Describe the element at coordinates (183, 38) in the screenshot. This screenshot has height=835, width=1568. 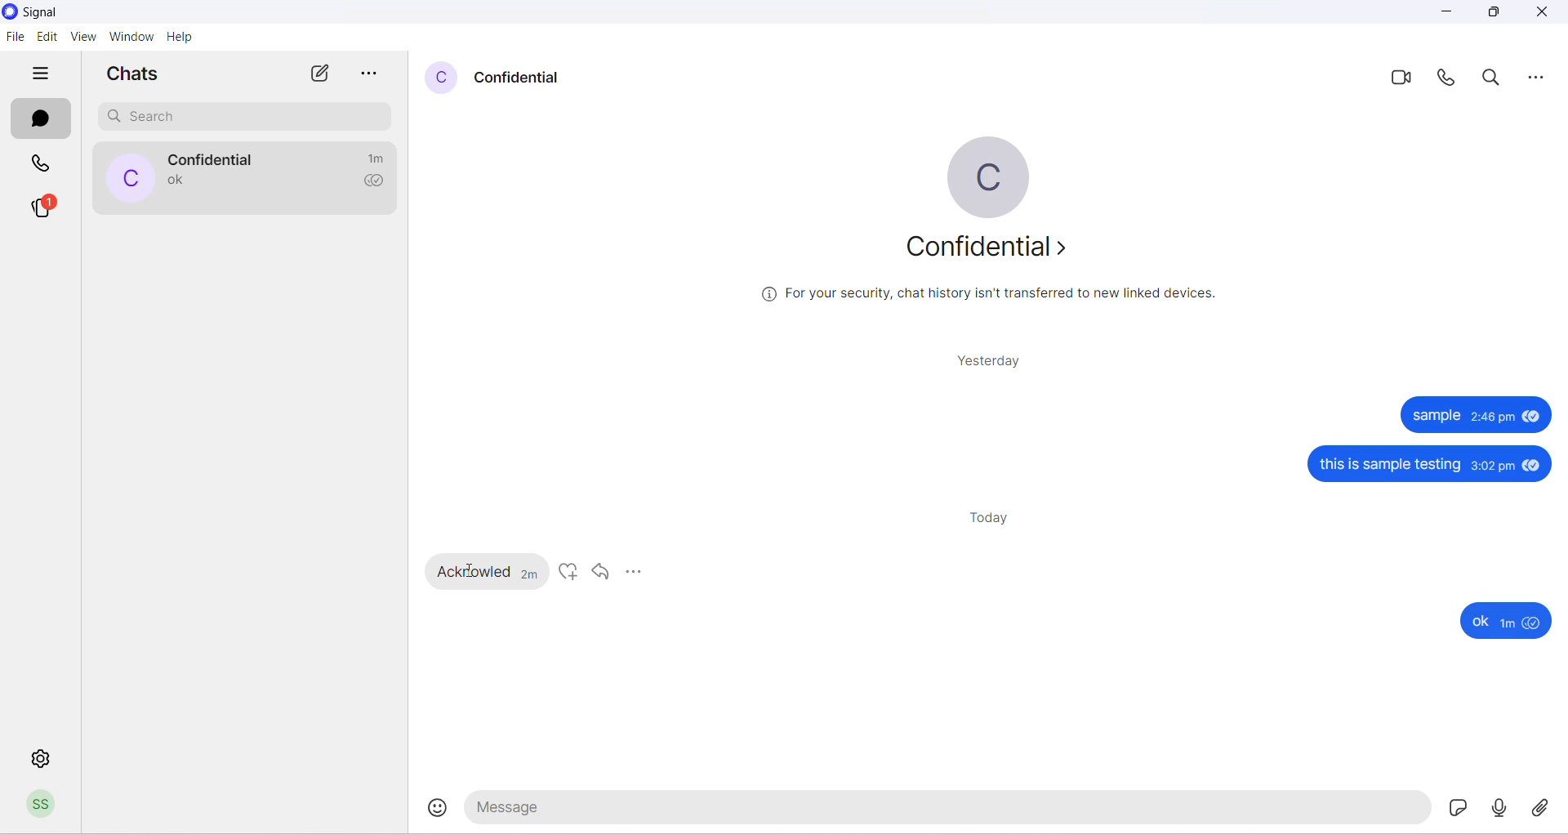
I see `help` at that location.